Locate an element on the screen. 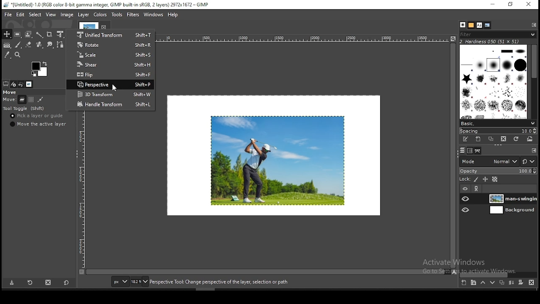  brush presets is located at coordinates (498, 123).